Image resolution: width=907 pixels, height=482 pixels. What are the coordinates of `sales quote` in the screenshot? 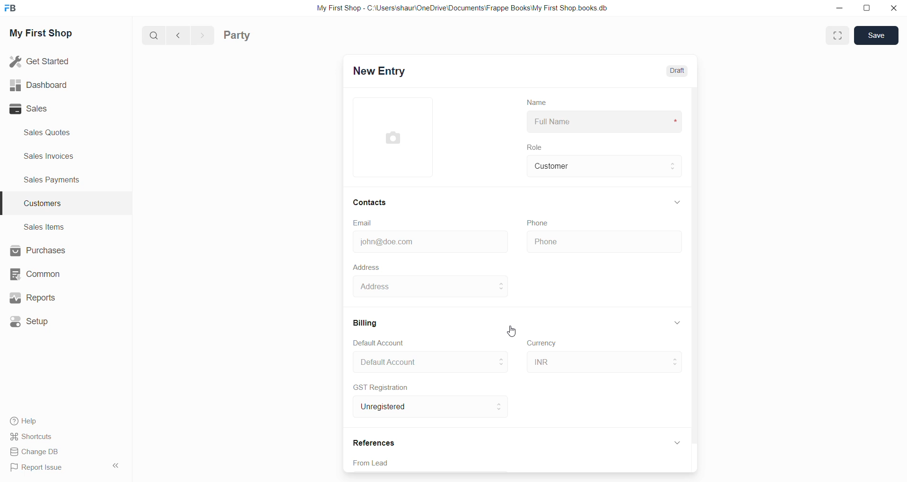 It's located at (52, 132).